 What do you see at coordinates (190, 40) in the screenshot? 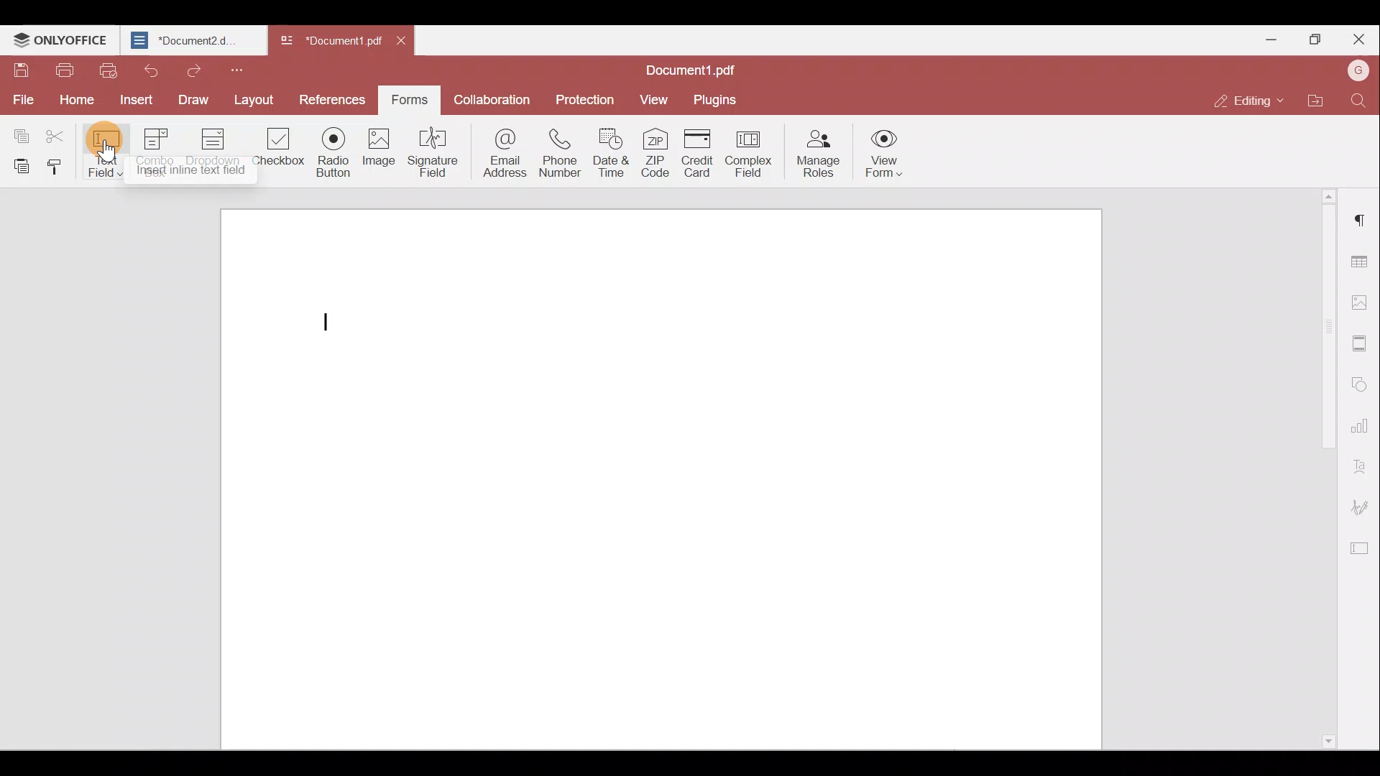
I see `*Document2.d.` at bounding box center [190, 40].